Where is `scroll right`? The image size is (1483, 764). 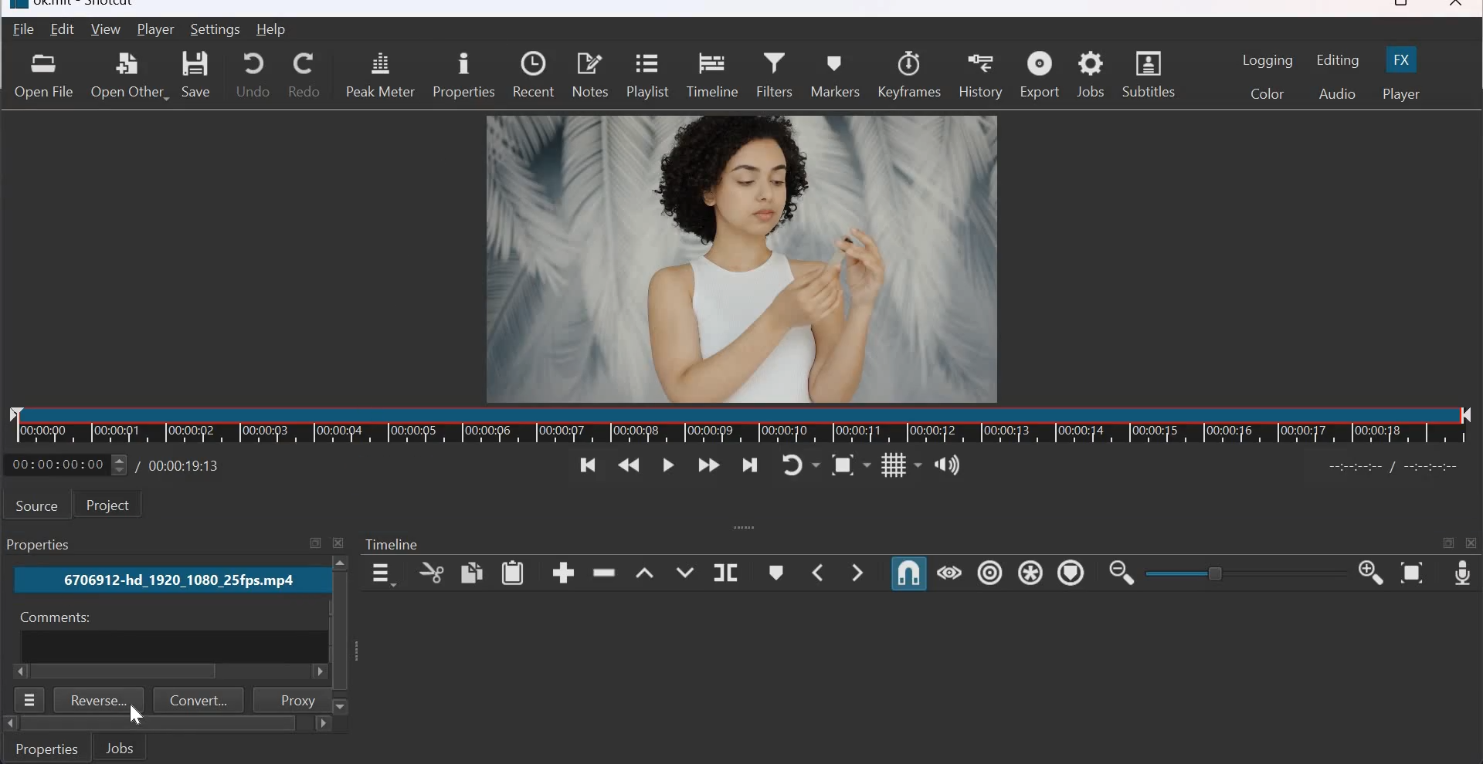
scroll right is located at coordinates (22, 671).